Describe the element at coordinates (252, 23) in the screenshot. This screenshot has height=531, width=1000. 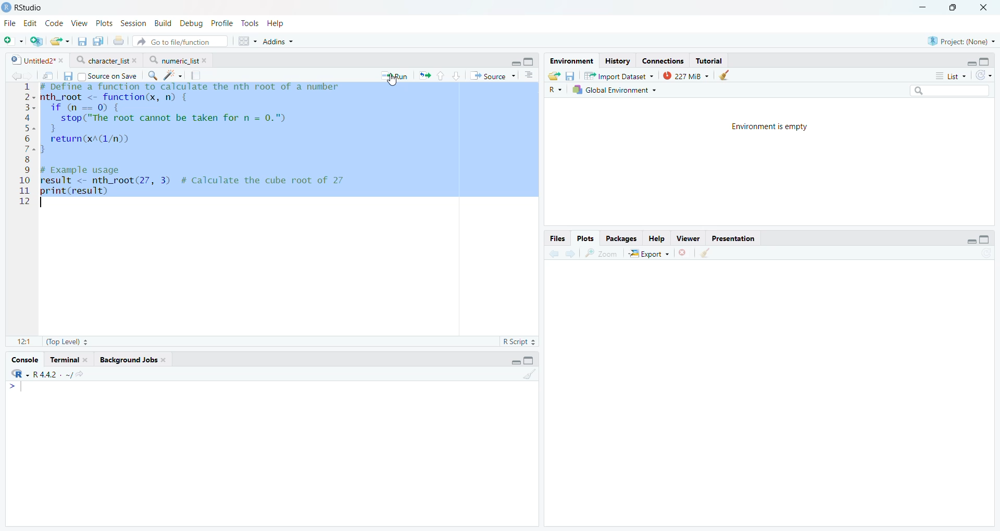
I see `Tools` at that location.